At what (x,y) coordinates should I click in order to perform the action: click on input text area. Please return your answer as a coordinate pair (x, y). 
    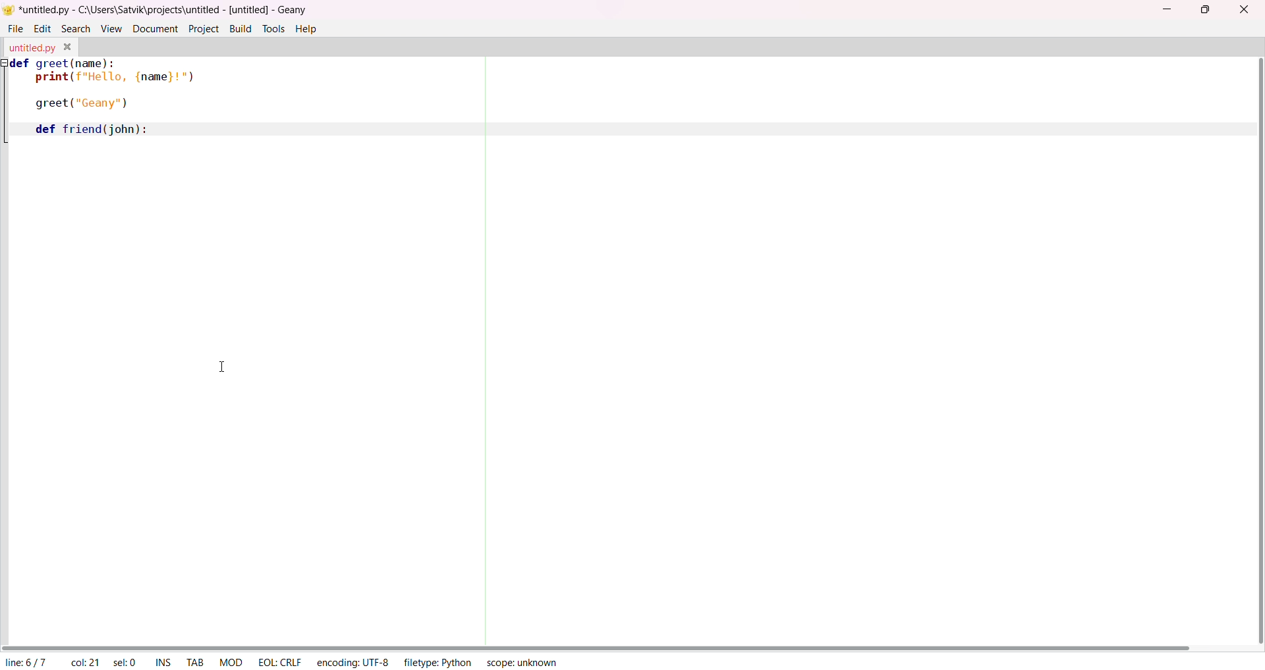
    Looking at the image, I should click on (335, 103).